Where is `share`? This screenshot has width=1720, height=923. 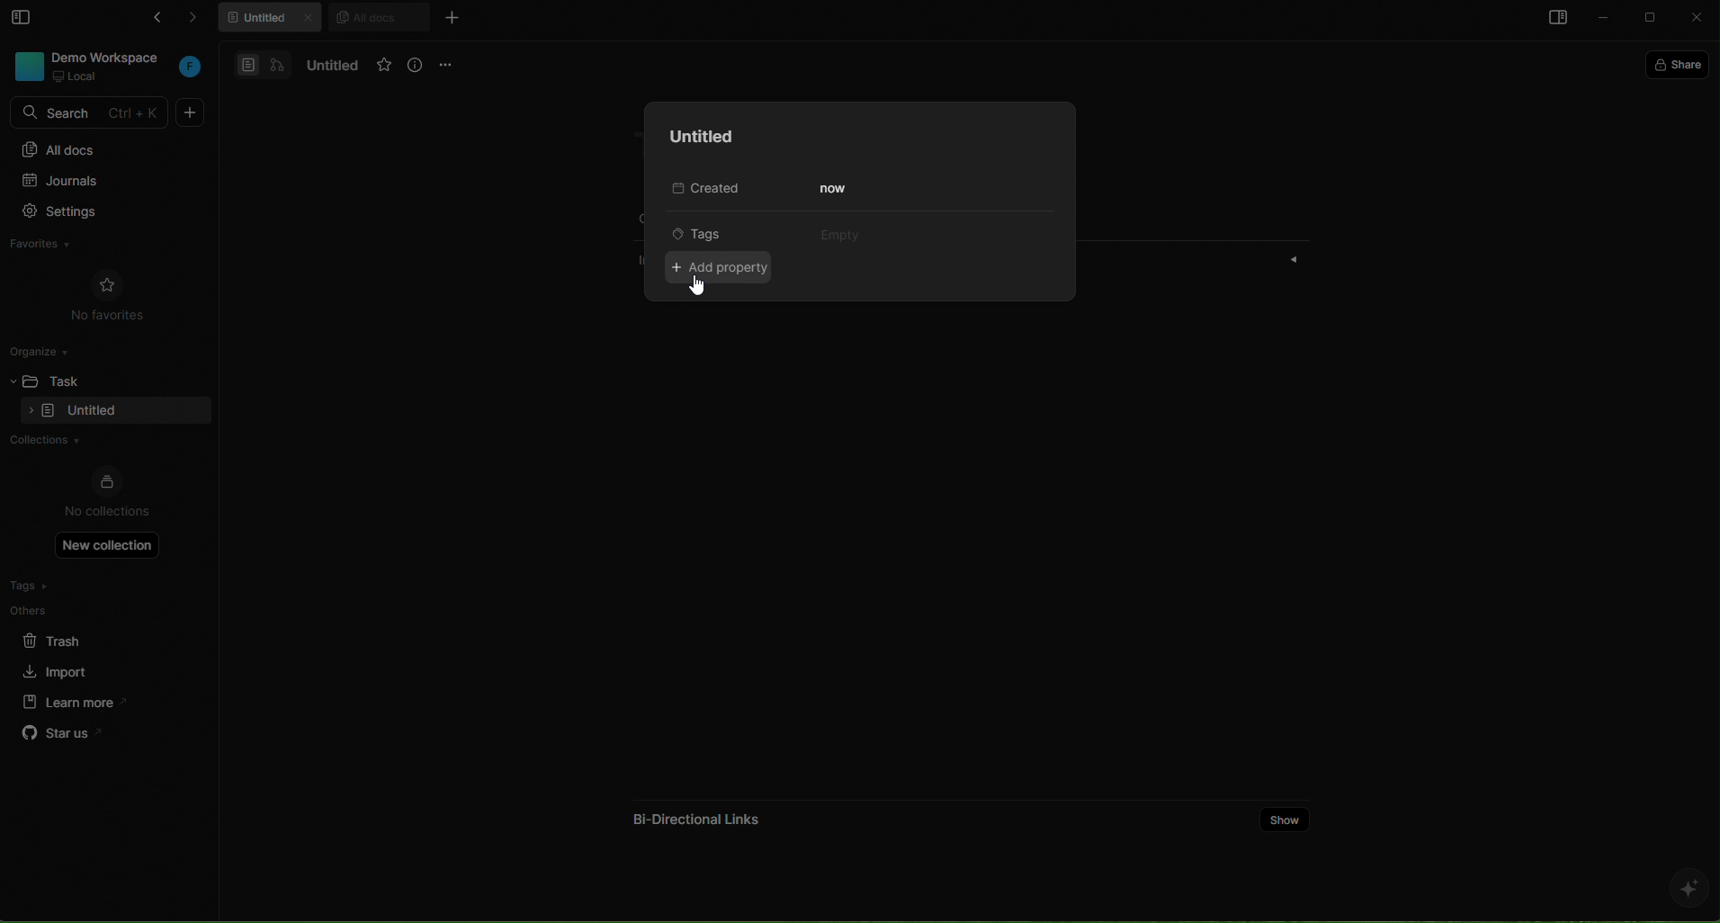
share is located at coordinates (1681, 63).